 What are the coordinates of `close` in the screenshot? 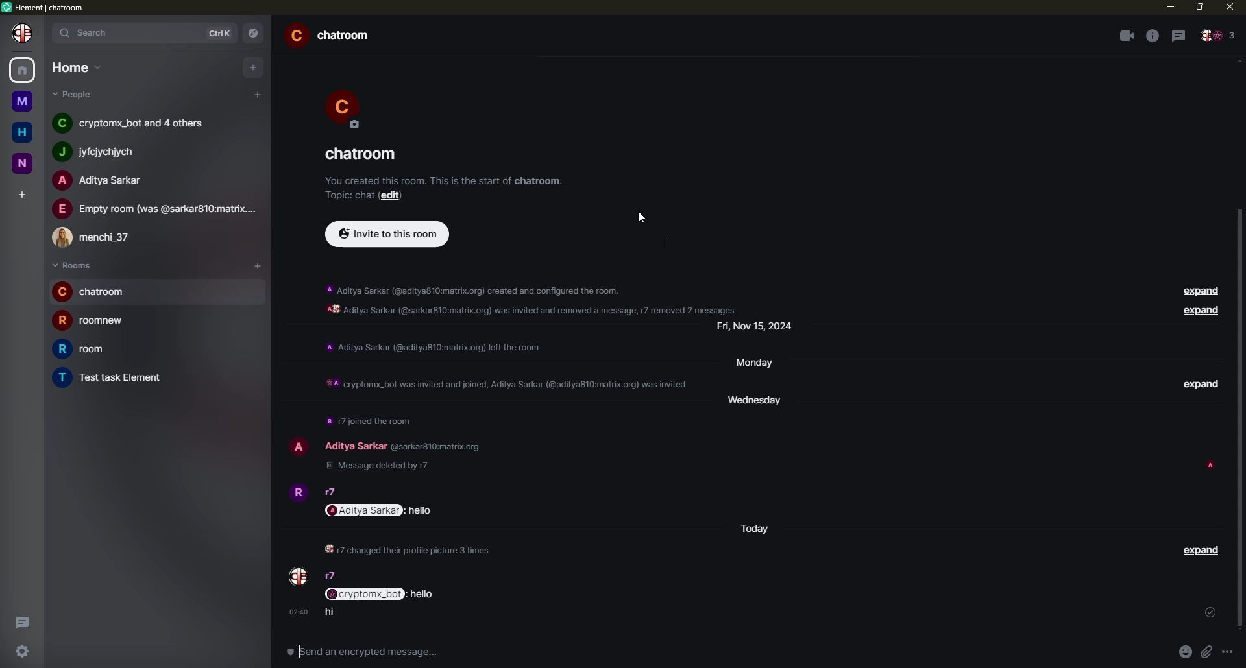 It's located at (1228, 8).